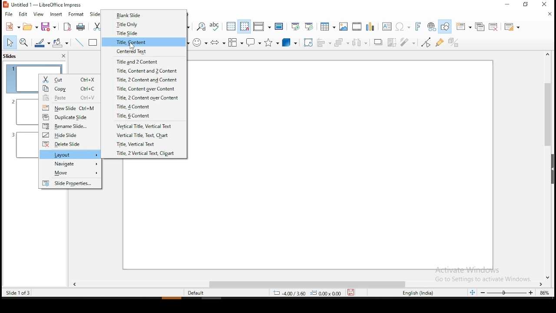  What do you see at coordinates (70, 183) in the screenshot?
I see `slide` at bounding box center [70, 183].